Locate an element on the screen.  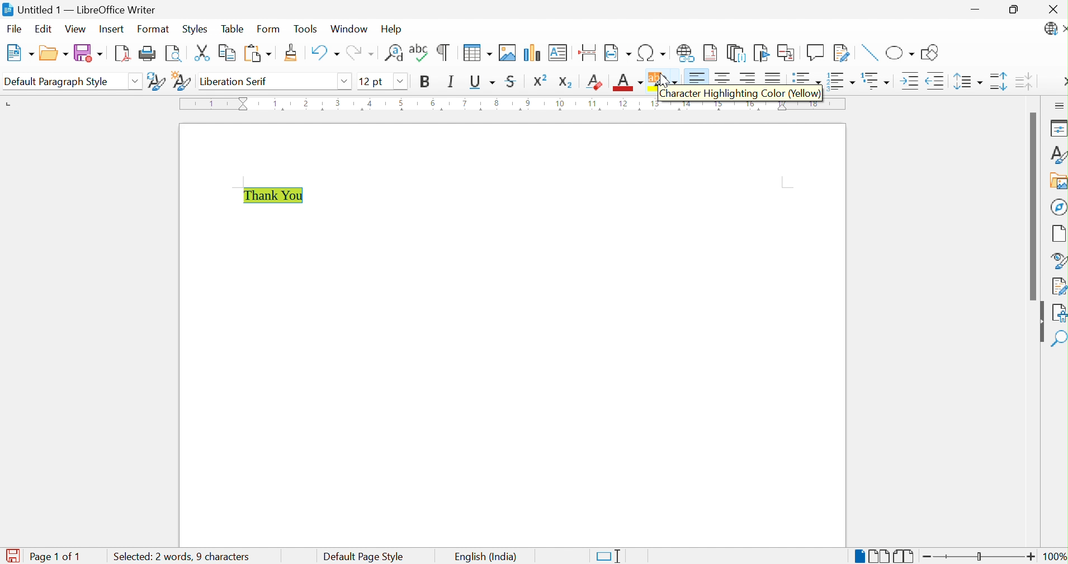
Default Paragraph Style is located at coordinates (56, 81).